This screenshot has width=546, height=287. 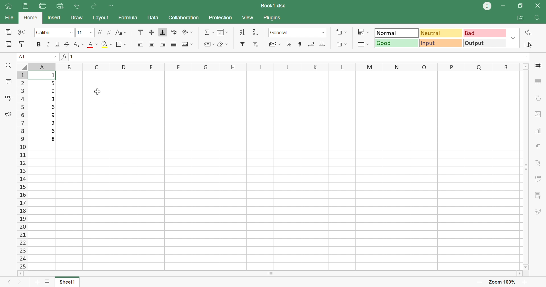 I want to click on Format as table template, so click(x=364, y=45).